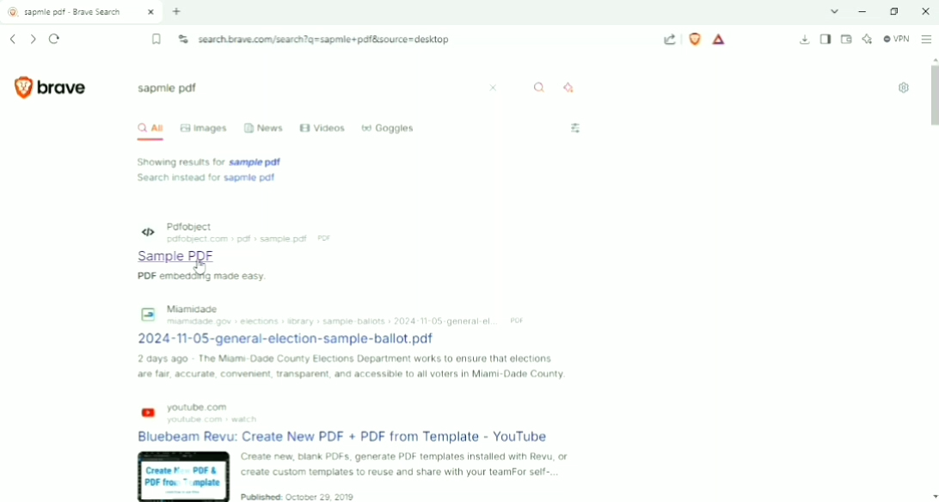 This screenshot has width=939, height=502. I want to click on All, so click(148, 130).